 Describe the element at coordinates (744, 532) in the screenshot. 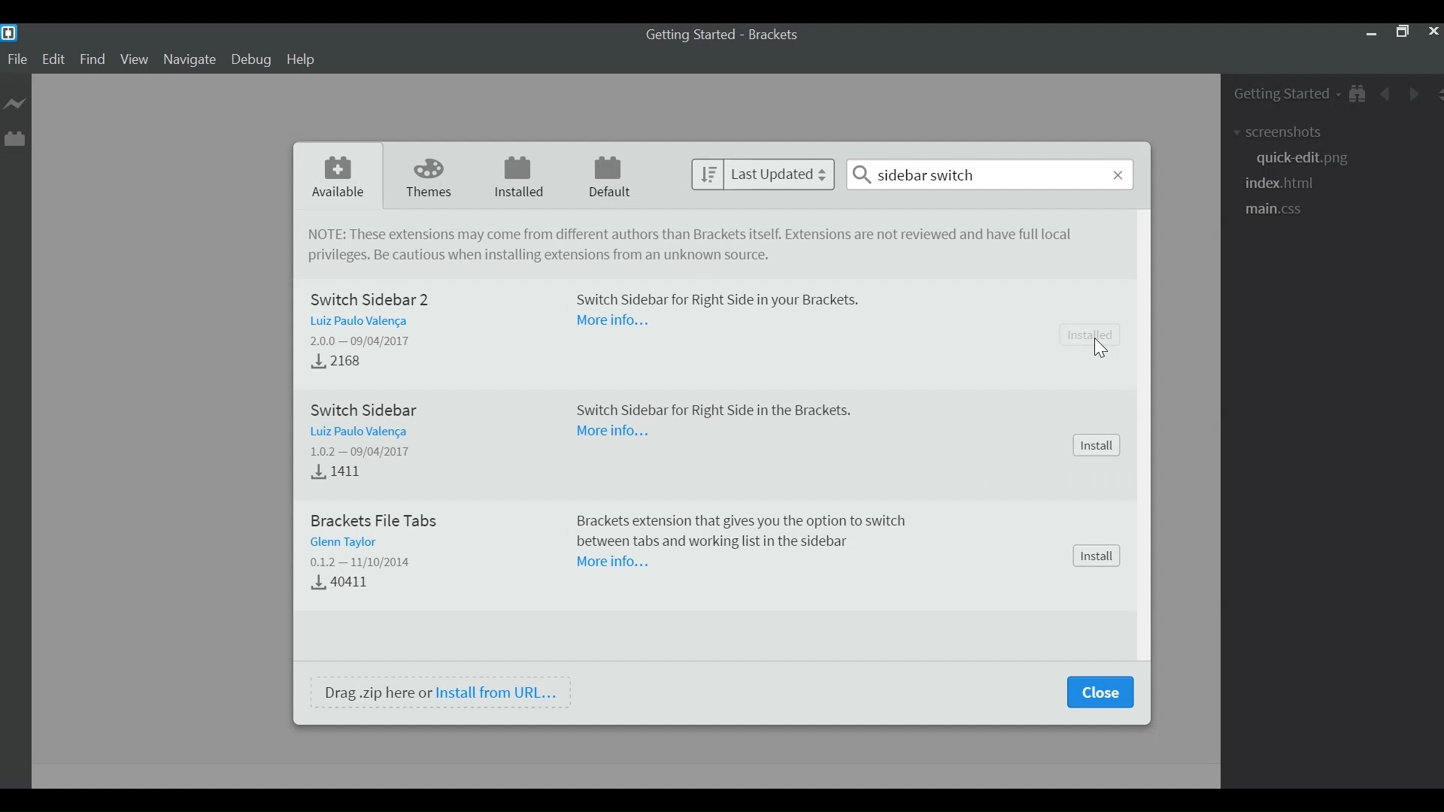

I see `Brackets extension tat gives you the option to switch between tabs and working list in the sidebar` at that location.